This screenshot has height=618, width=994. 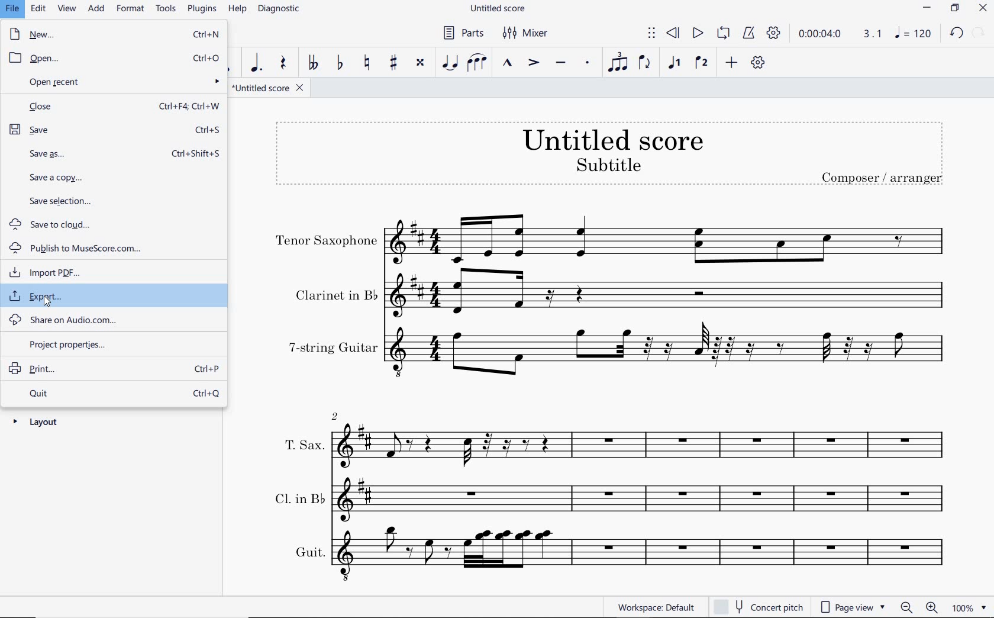 I want to click on PLAYBACK SETTINGS, so click(x=775, y=34).